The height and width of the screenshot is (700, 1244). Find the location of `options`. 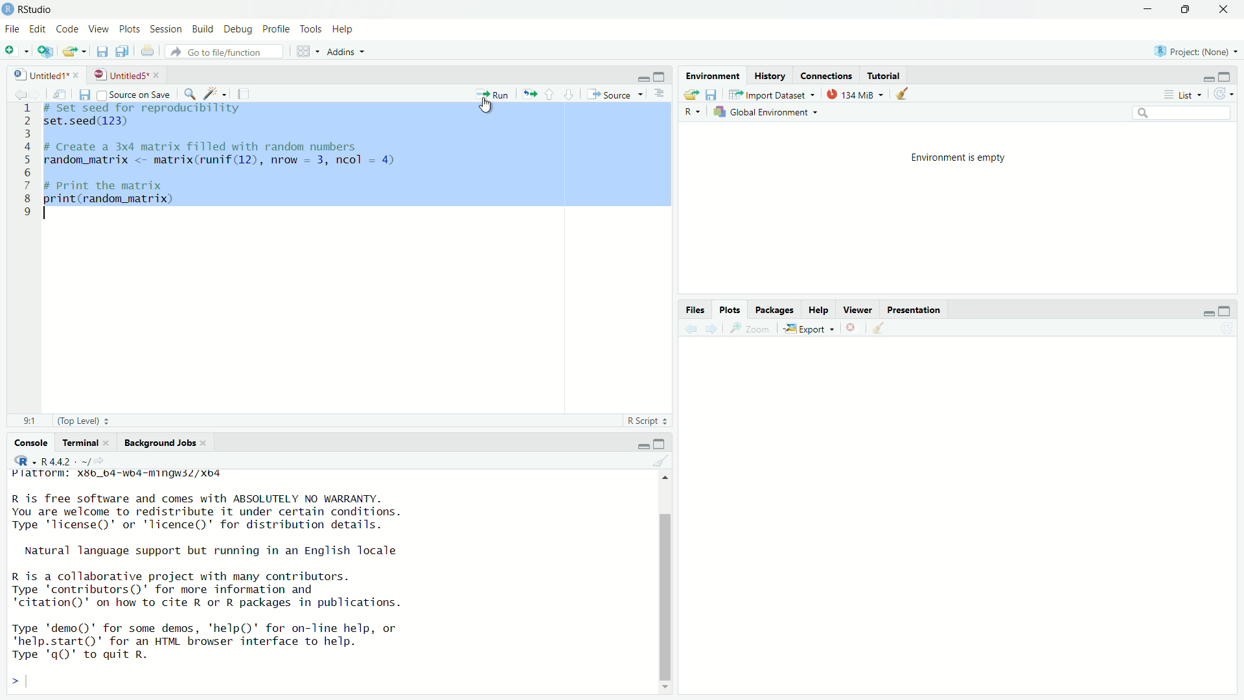

options is located at coordinates (659, 95).